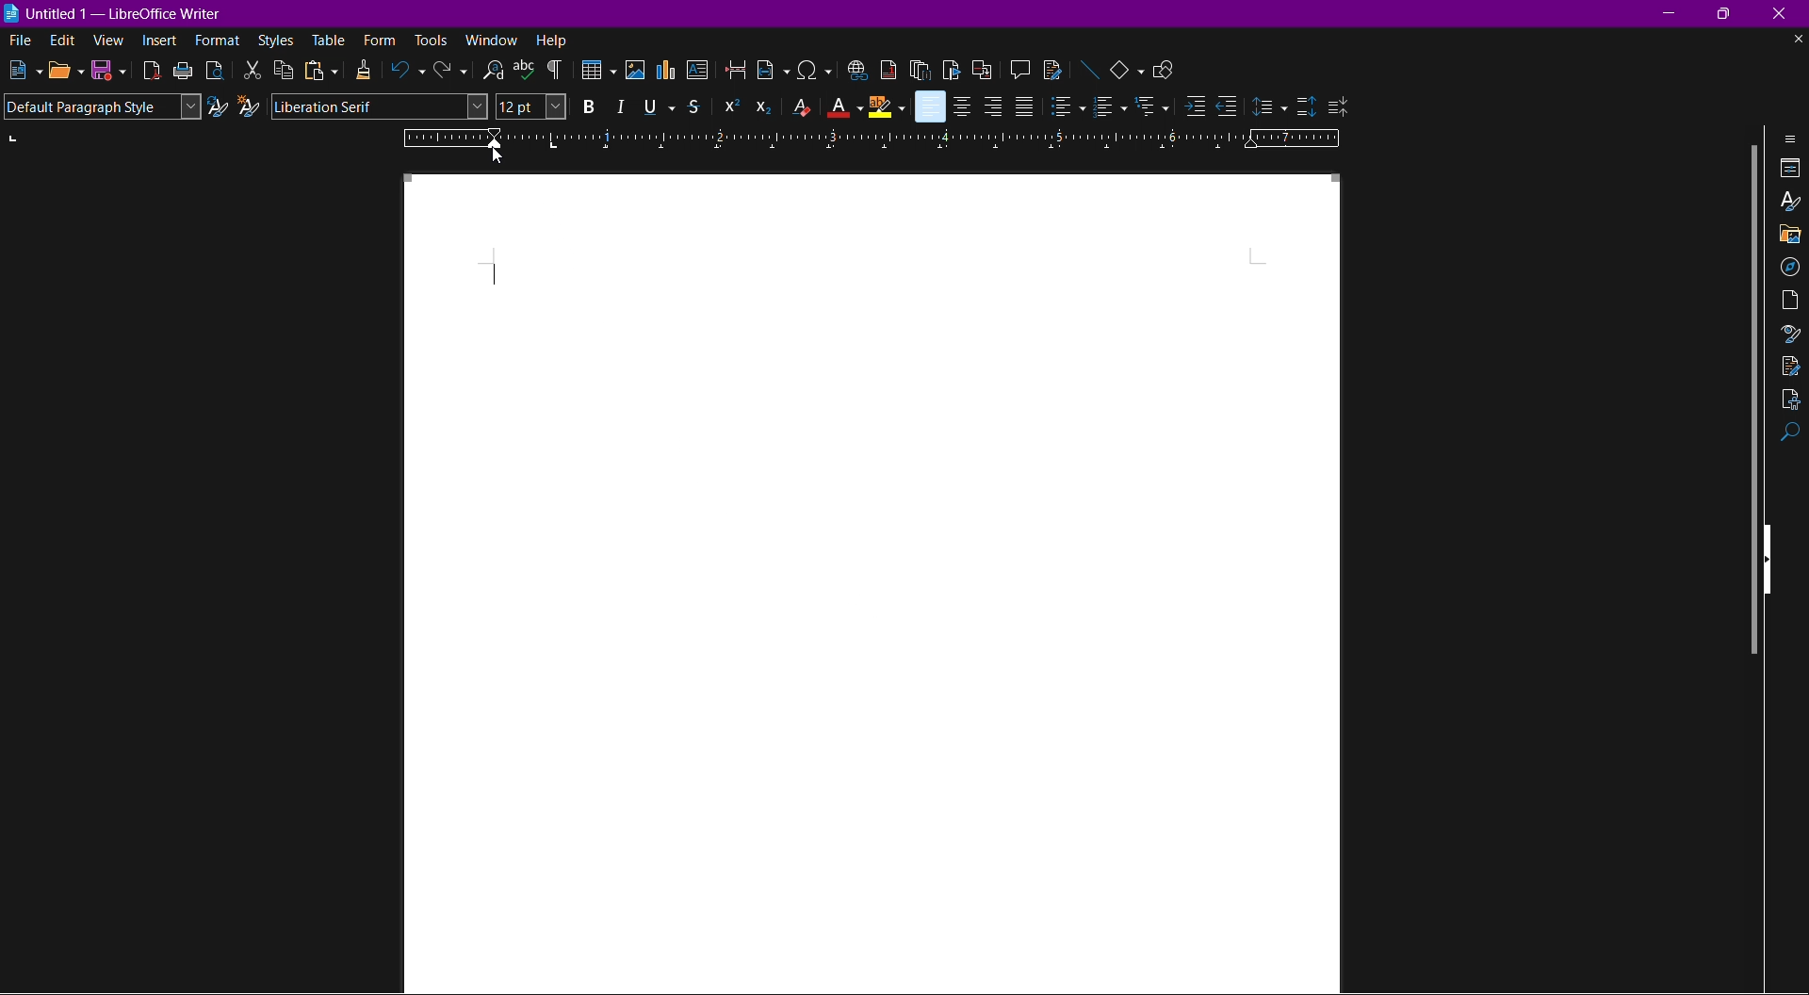  What do you see at coordinates (1729, 14) in the screenshot?
I see `Maximize` at bounding box center [1729, 14].